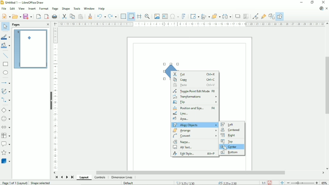 This screenshot has width=329, height=185. Describe the element at coordinates (174, 16) in the screenshot. I see `Insert special characters` at that location.